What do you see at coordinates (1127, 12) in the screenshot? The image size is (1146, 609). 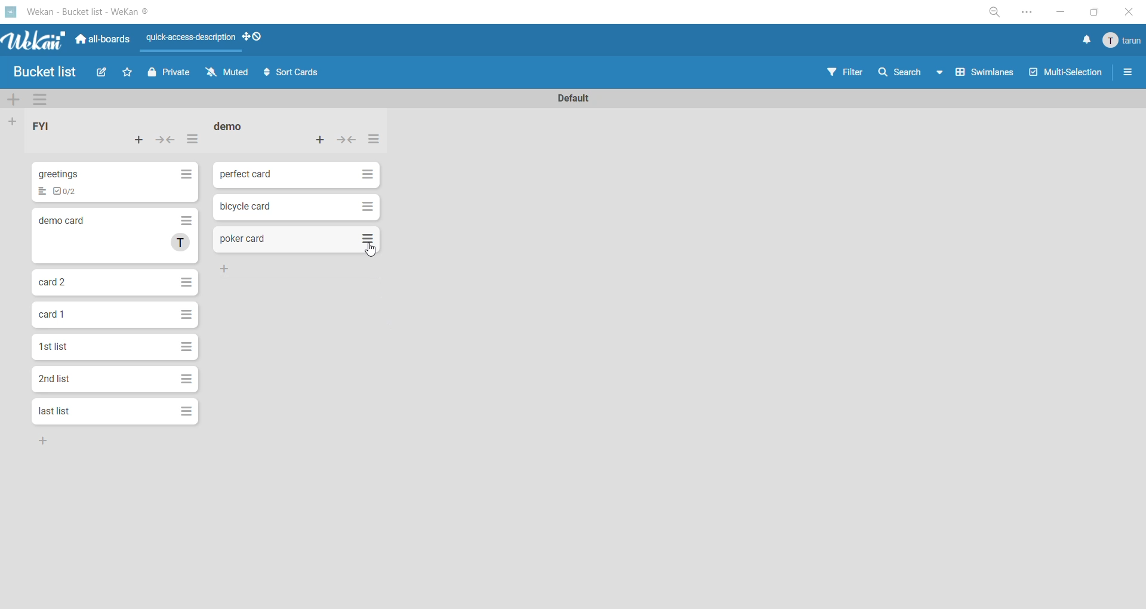 I see `close` at bounding box center [1127, 12].